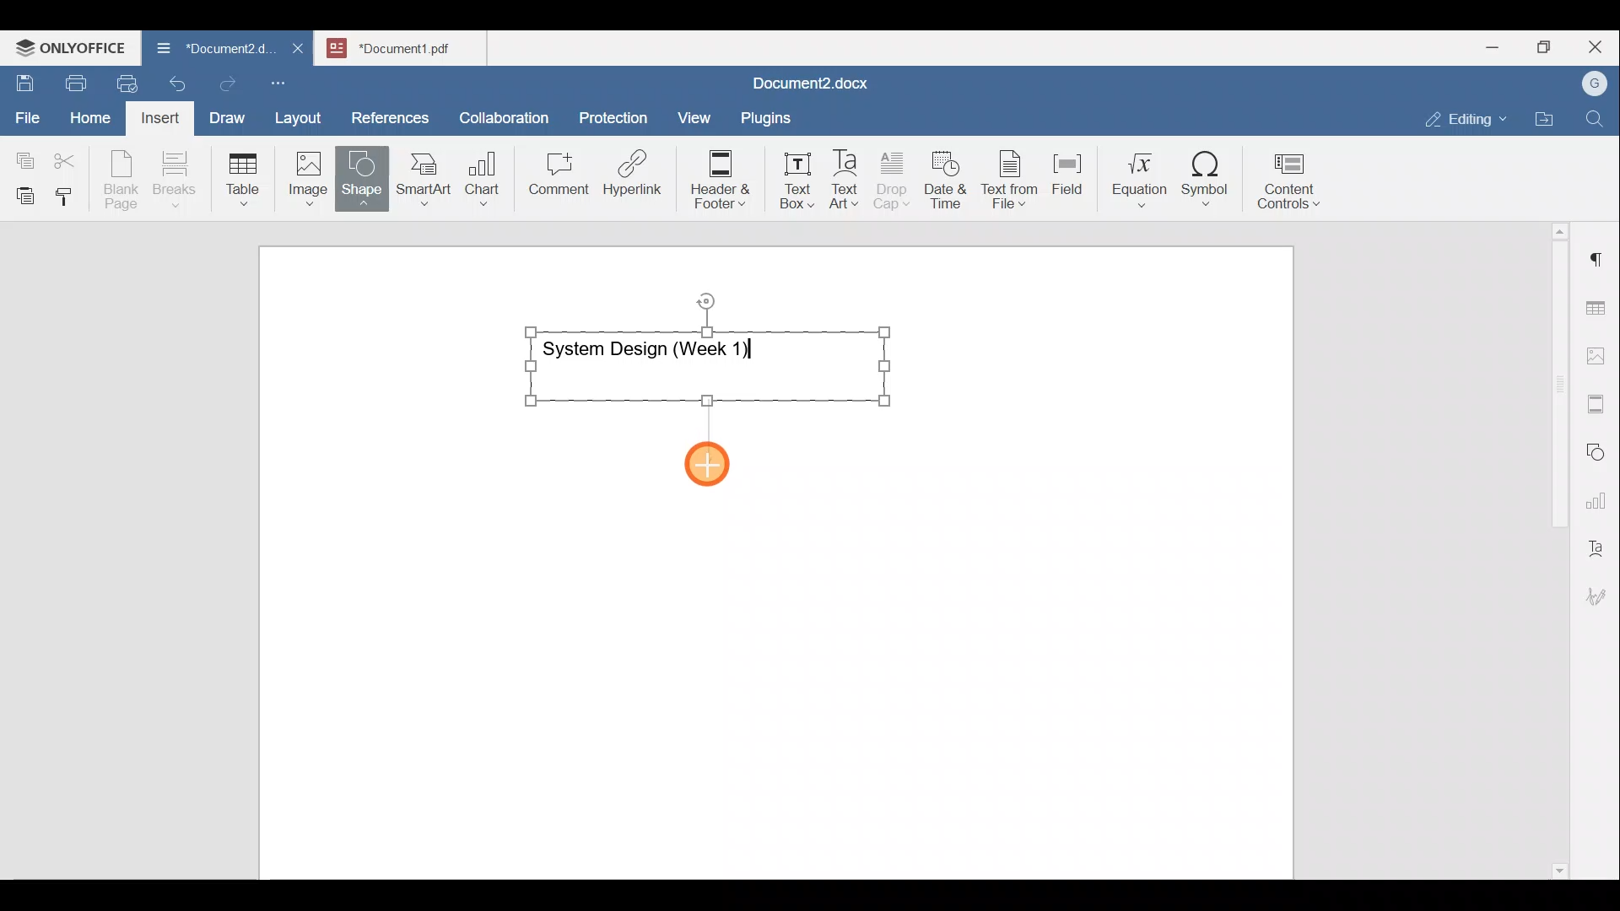 The height and width of the screenshot is (911, 1620). What do you see at coordinates (155, 115) in the screenshot?
I see `Insert` at bounding box center [155, 115].